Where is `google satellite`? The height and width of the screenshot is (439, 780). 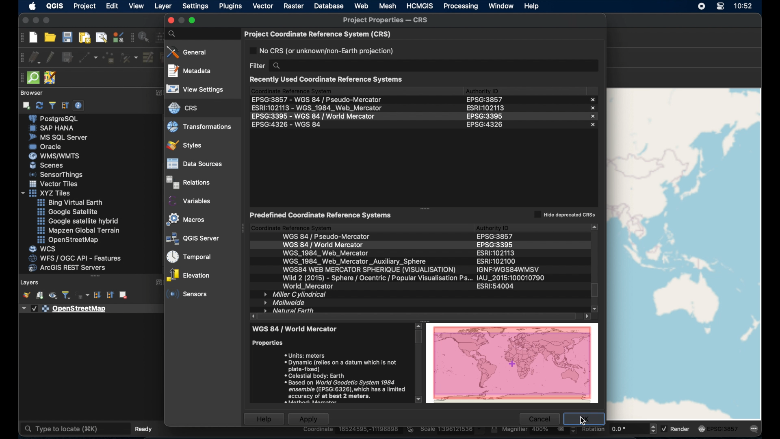
google satellite is located at coordinates (69, 213).